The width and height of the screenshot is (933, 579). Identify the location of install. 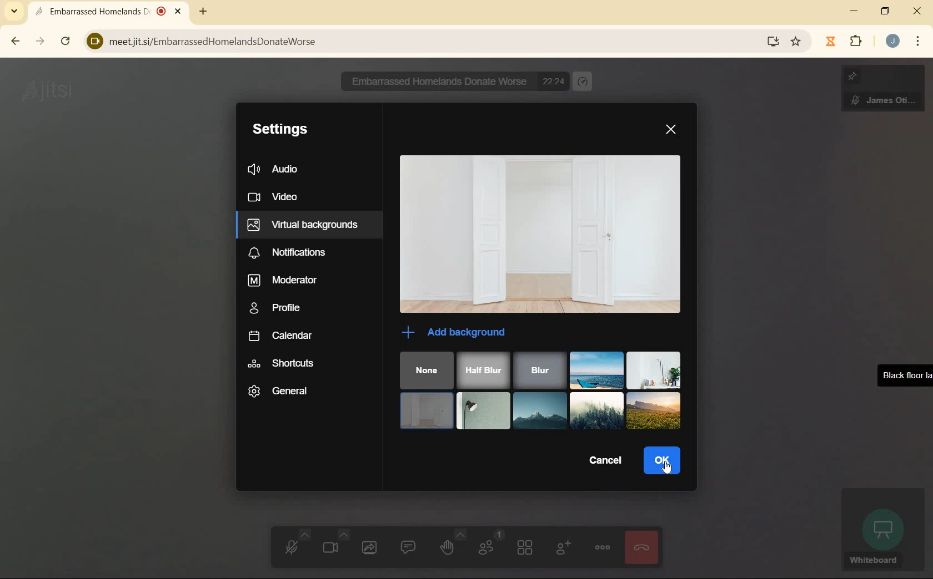
(770, 43).